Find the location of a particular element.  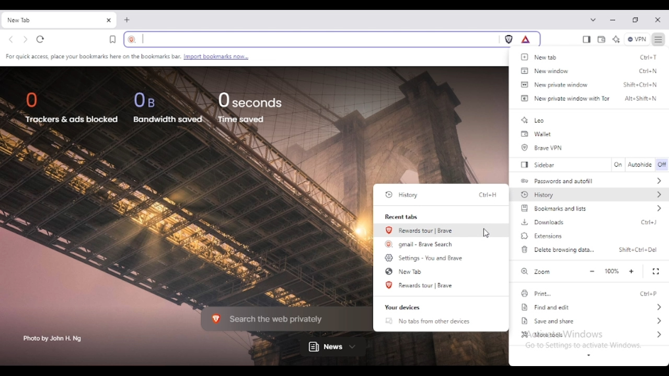

new private window with Tor is located at coordinates (564, 98).